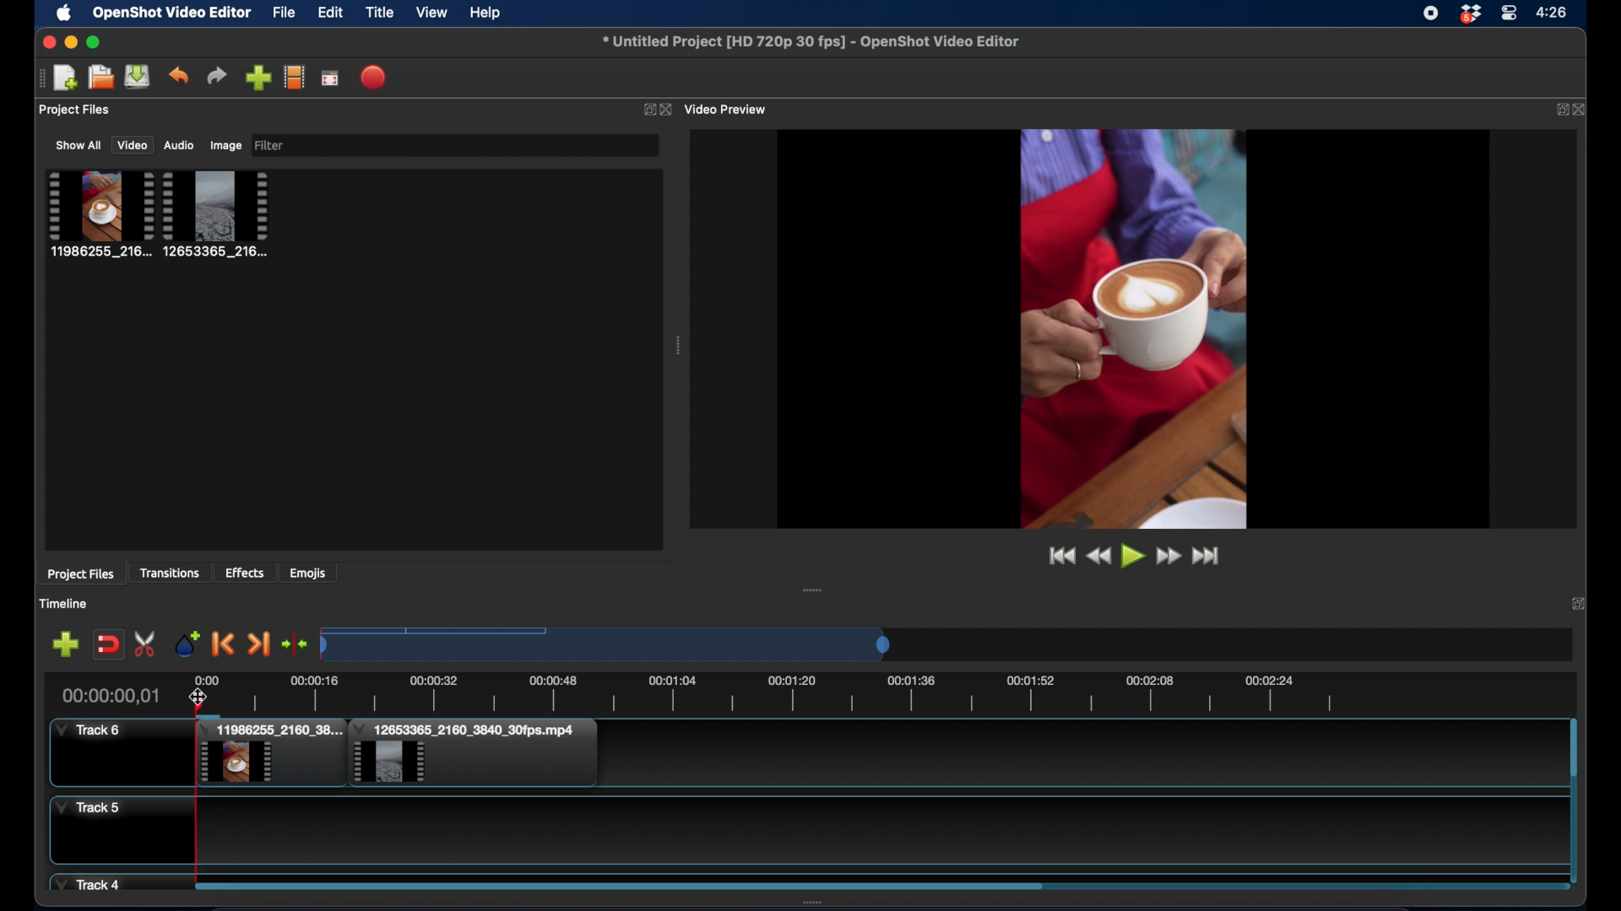  Describe the element at coordinates (258, 644) in the screenshot. I see `next marker` at that location.